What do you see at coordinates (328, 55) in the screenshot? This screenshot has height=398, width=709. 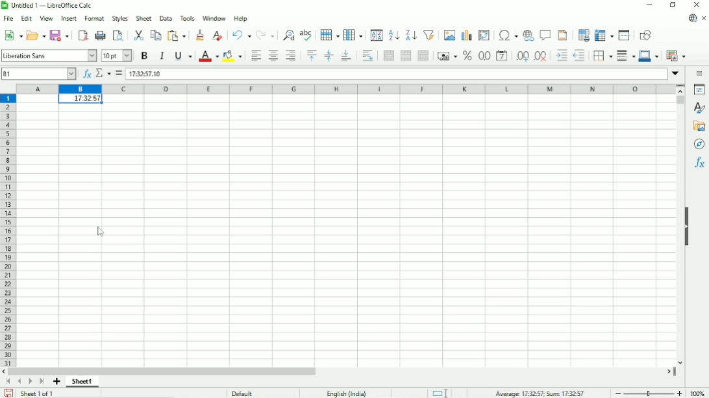 I see `Center vertically` at bounding box center [328, 55].